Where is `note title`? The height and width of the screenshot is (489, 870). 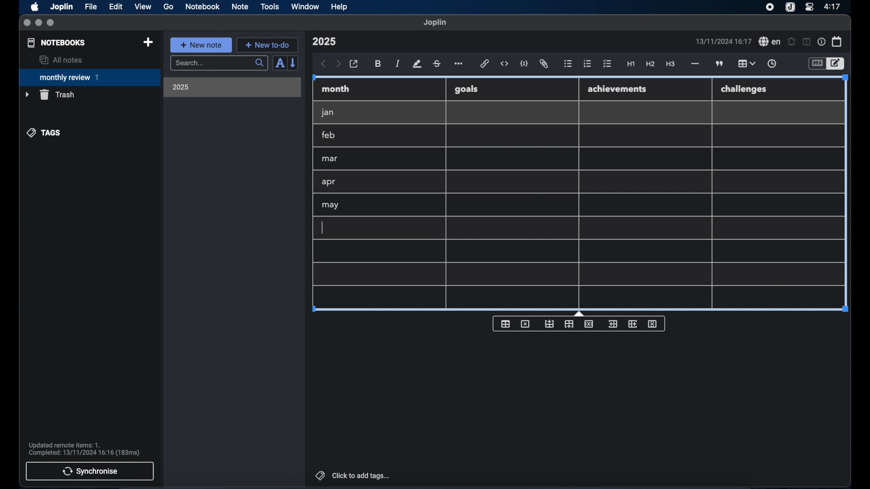
note title is located at coordinates (324, 42).